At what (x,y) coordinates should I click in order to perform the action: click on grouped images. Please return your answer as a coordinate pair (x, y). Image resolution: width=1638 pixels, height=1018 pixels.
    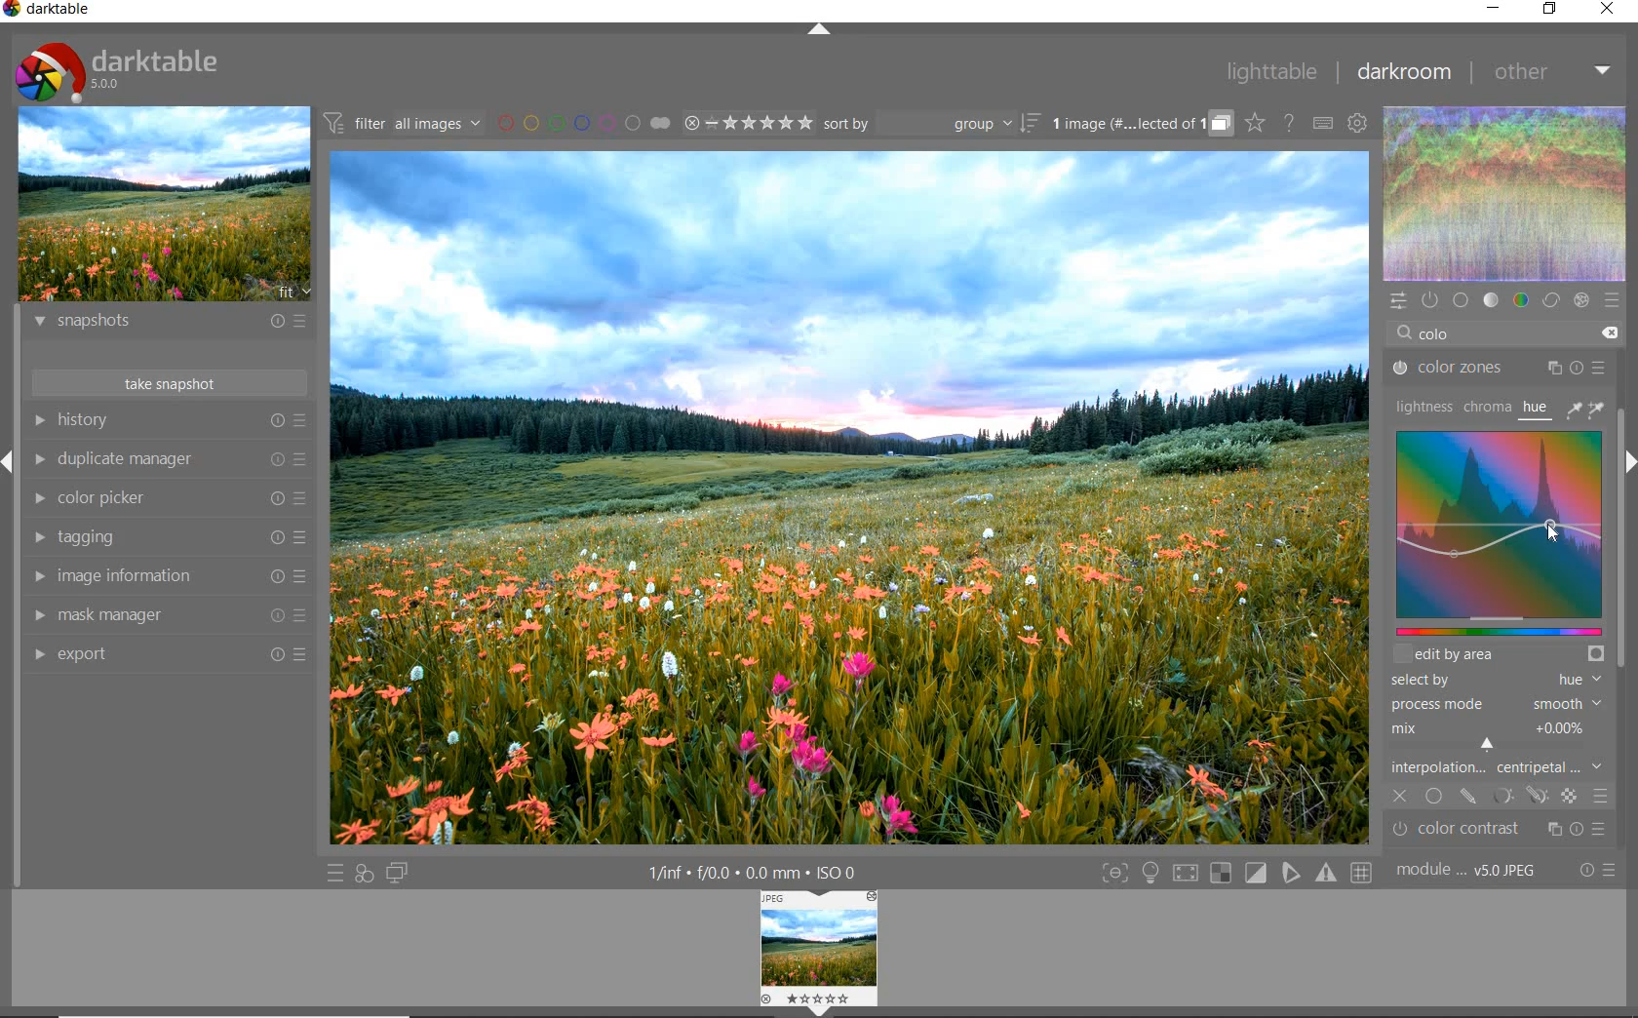
    Looking at the image, I should click on (1140, 125).